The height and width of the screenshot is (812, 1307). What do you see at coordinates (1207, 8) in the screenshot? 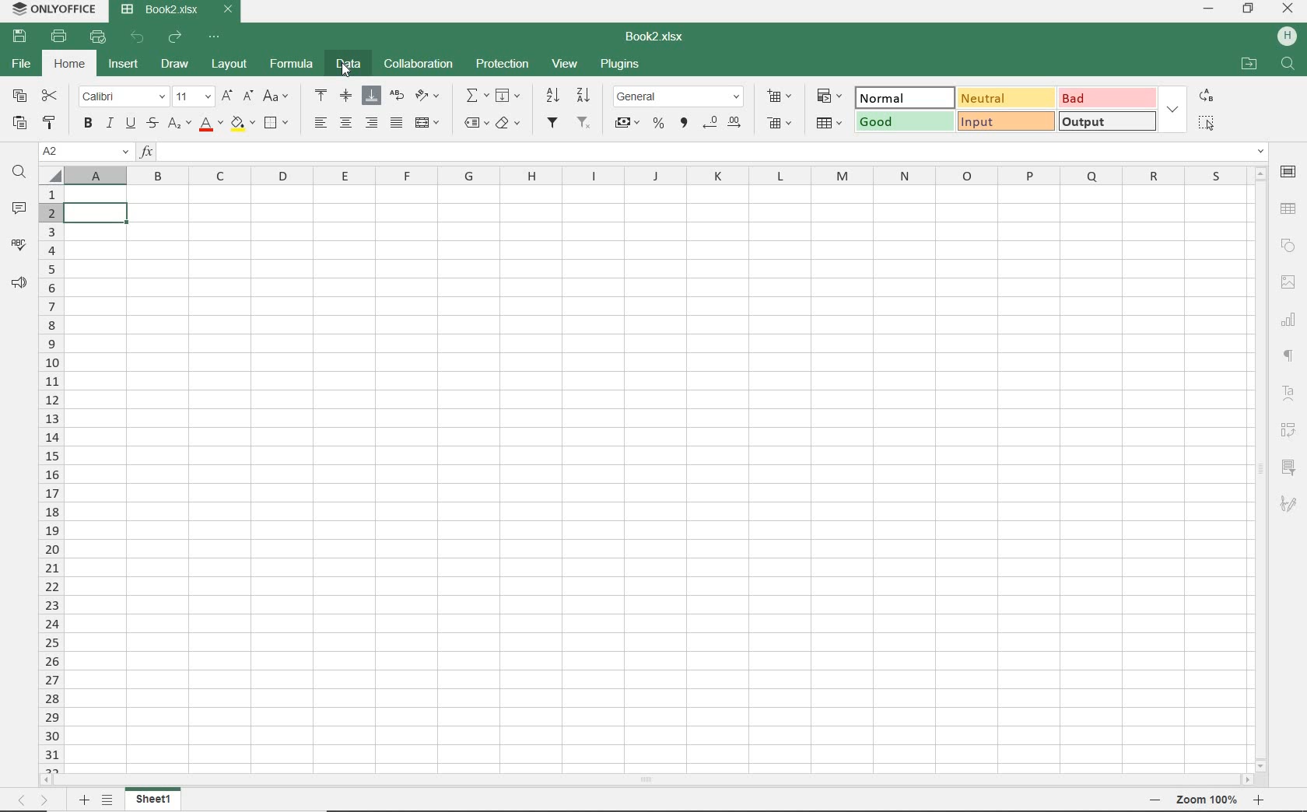
I see `MINIMIZE` at bounding box center [1207, 8].